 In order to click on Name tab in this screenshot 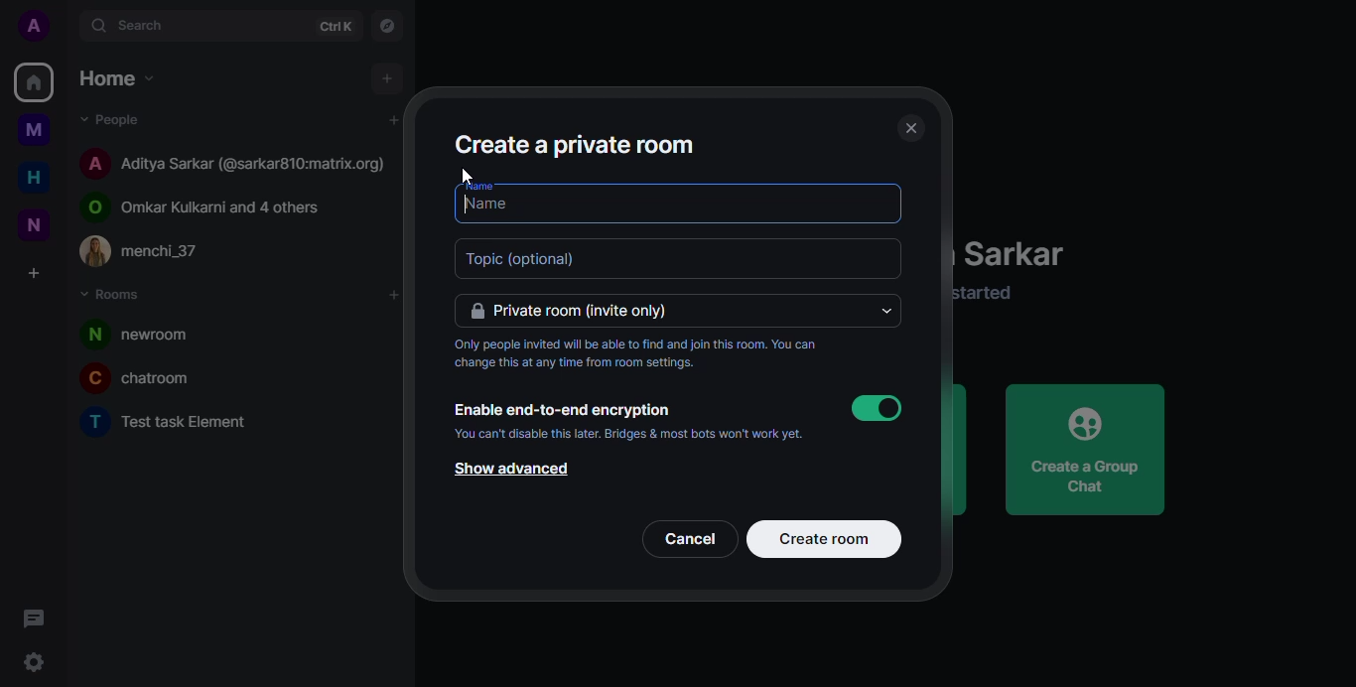, I will do `click(518, 206)`.